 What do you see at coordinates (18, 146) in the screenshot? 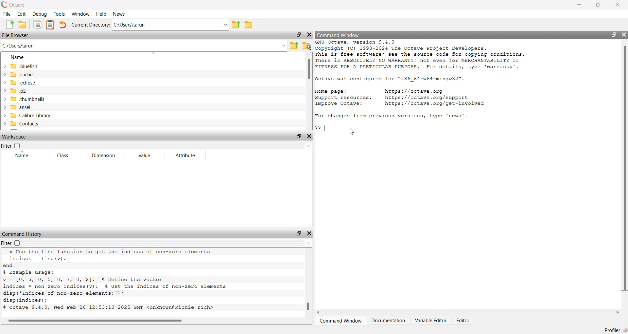
I see `checkbox` at bounding box center [18, 146].